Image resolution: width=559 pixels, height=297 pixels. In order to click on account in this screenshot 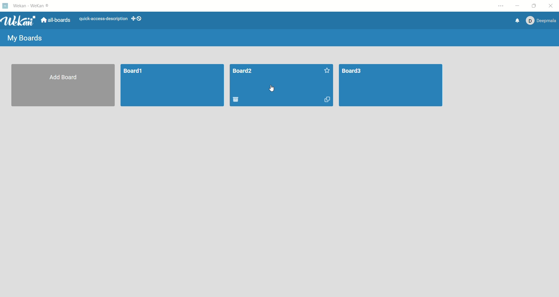, I will do `click(542, 21)`.